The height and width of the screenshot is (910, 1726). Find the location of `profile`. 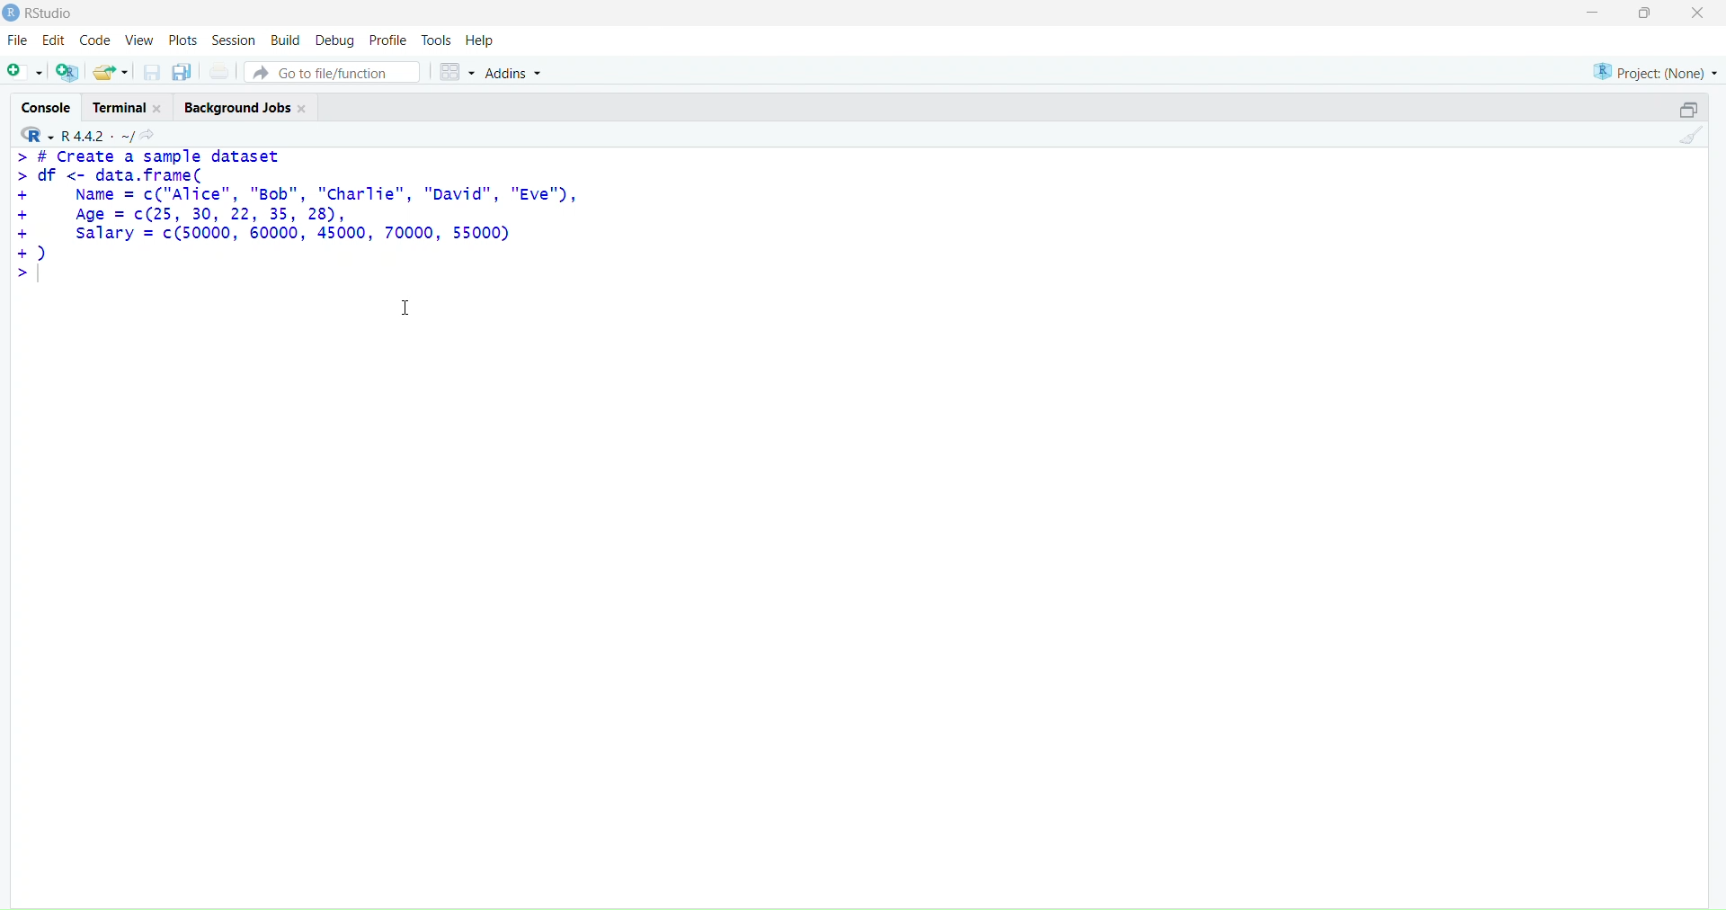

profile is located at coordinates (389, 40).